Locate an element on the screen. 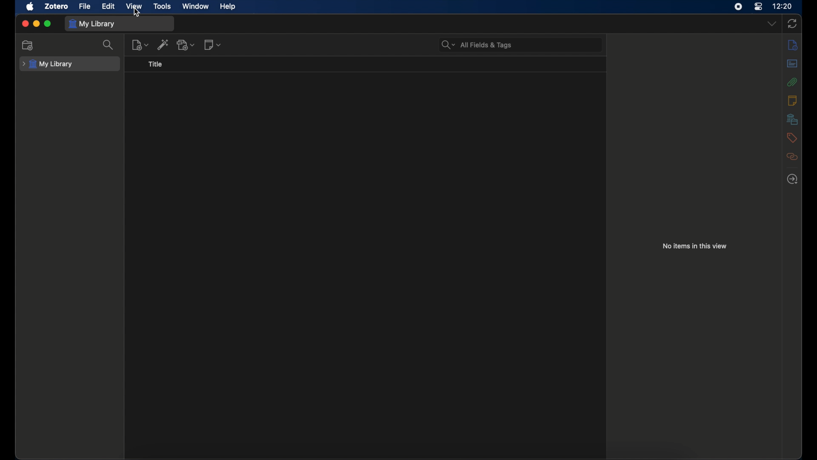 The image size is (817, 460). window is located at coordinates (195, 6).